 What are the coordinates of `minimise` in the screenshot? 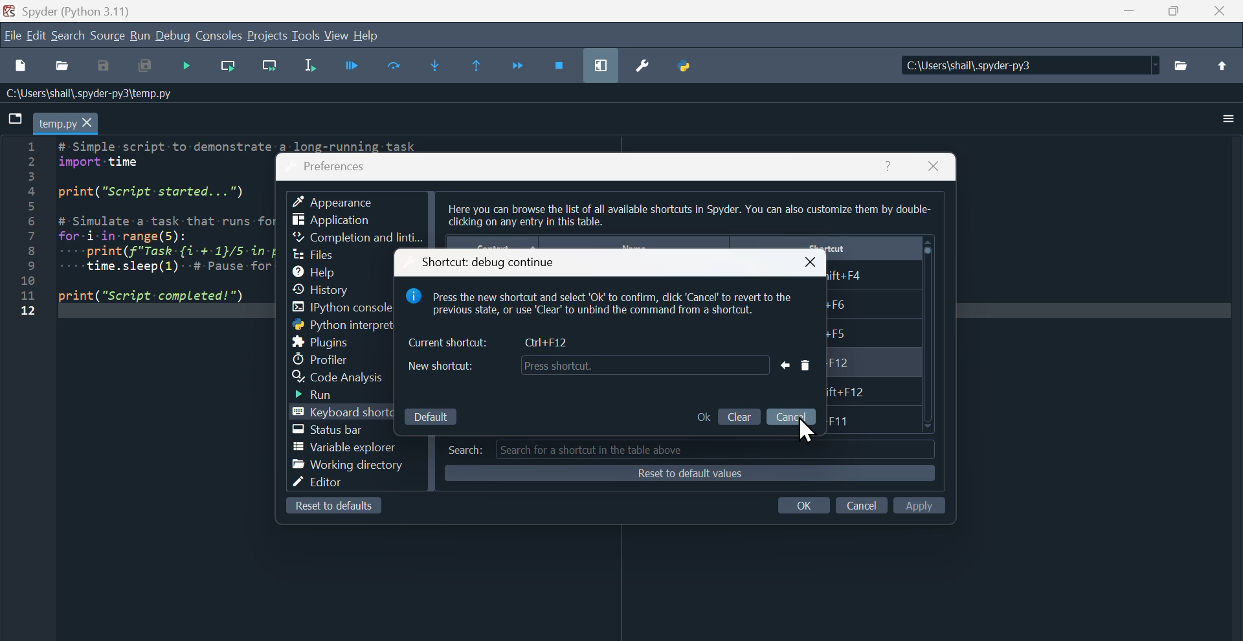 It's located at (1127, 14).